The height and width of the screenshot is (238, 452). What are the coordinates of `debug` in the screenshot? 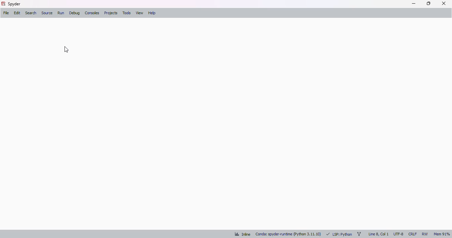 It's located at (75, 13).